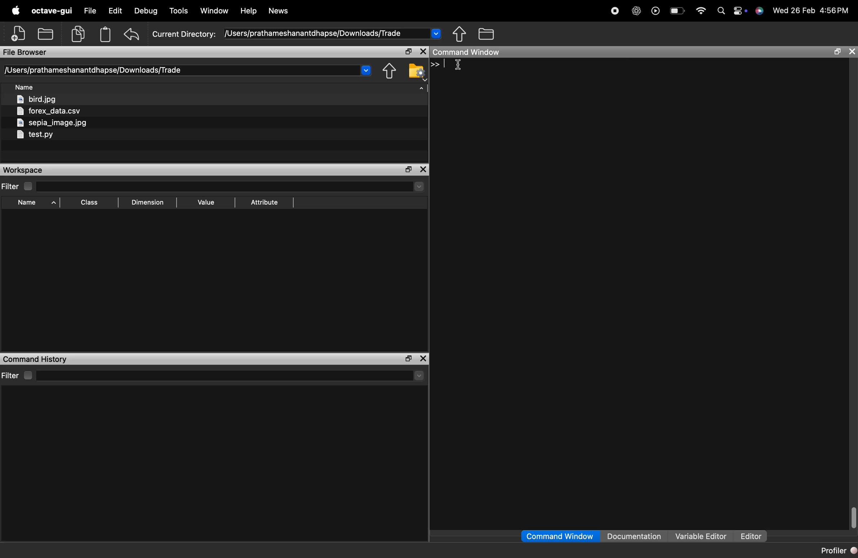  What do you see at coordinates (90, 10) in the screenshot?
I see `file` at bounding box center [90, 10].